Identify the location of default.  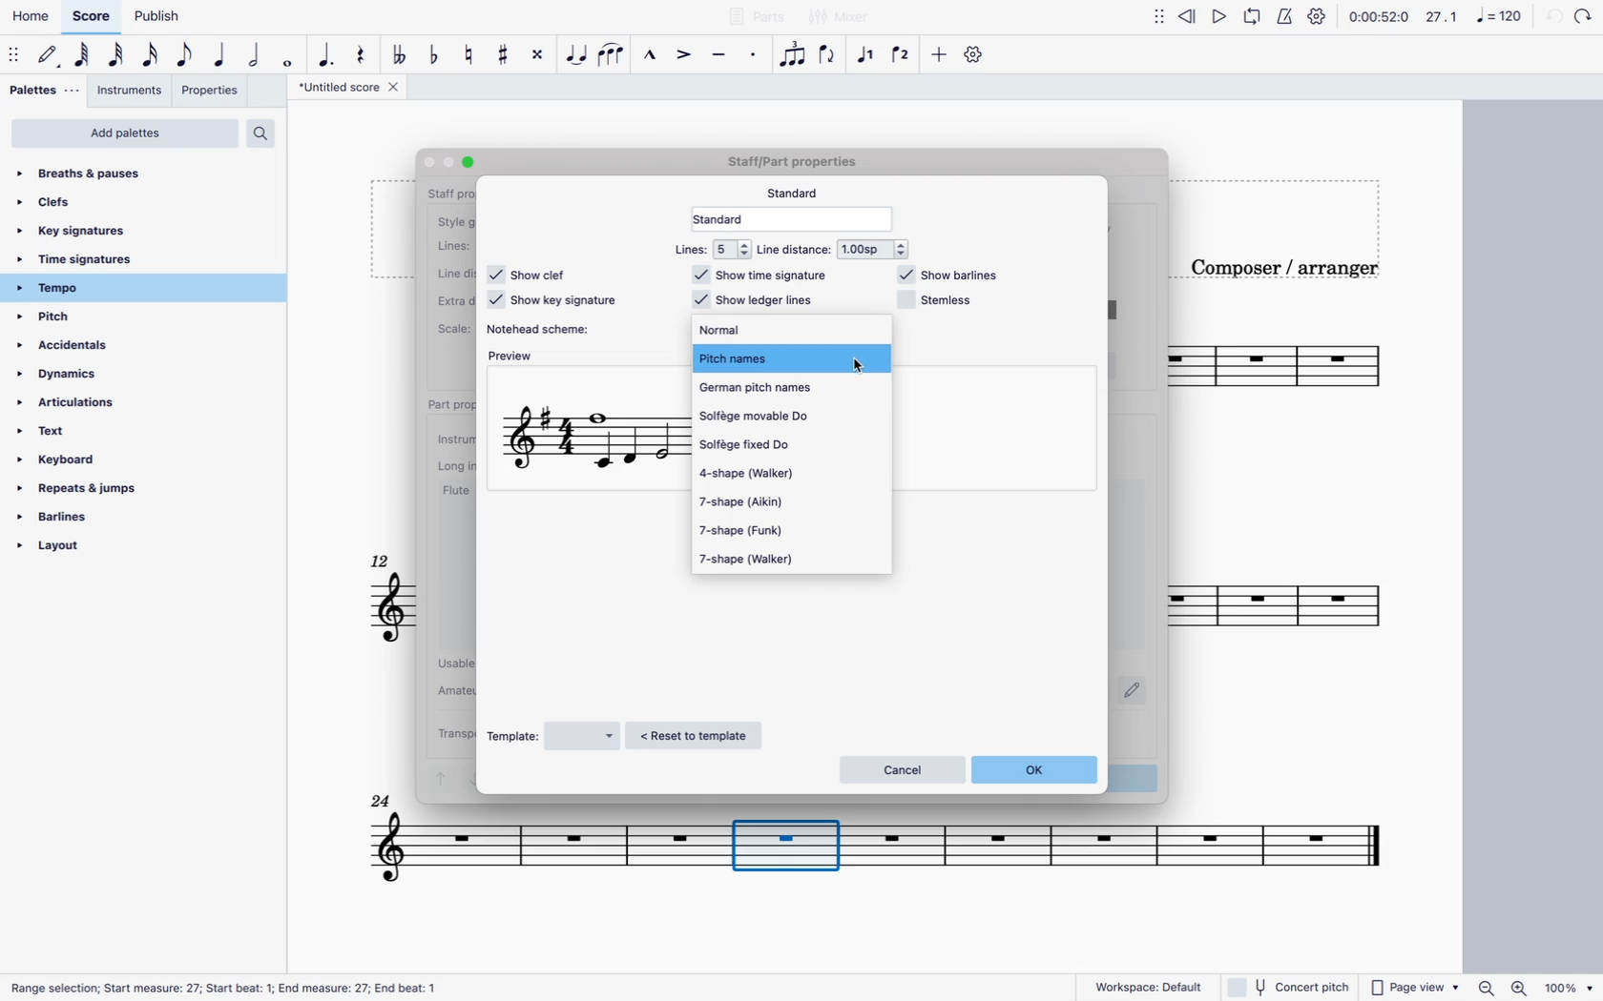
(50, 53).